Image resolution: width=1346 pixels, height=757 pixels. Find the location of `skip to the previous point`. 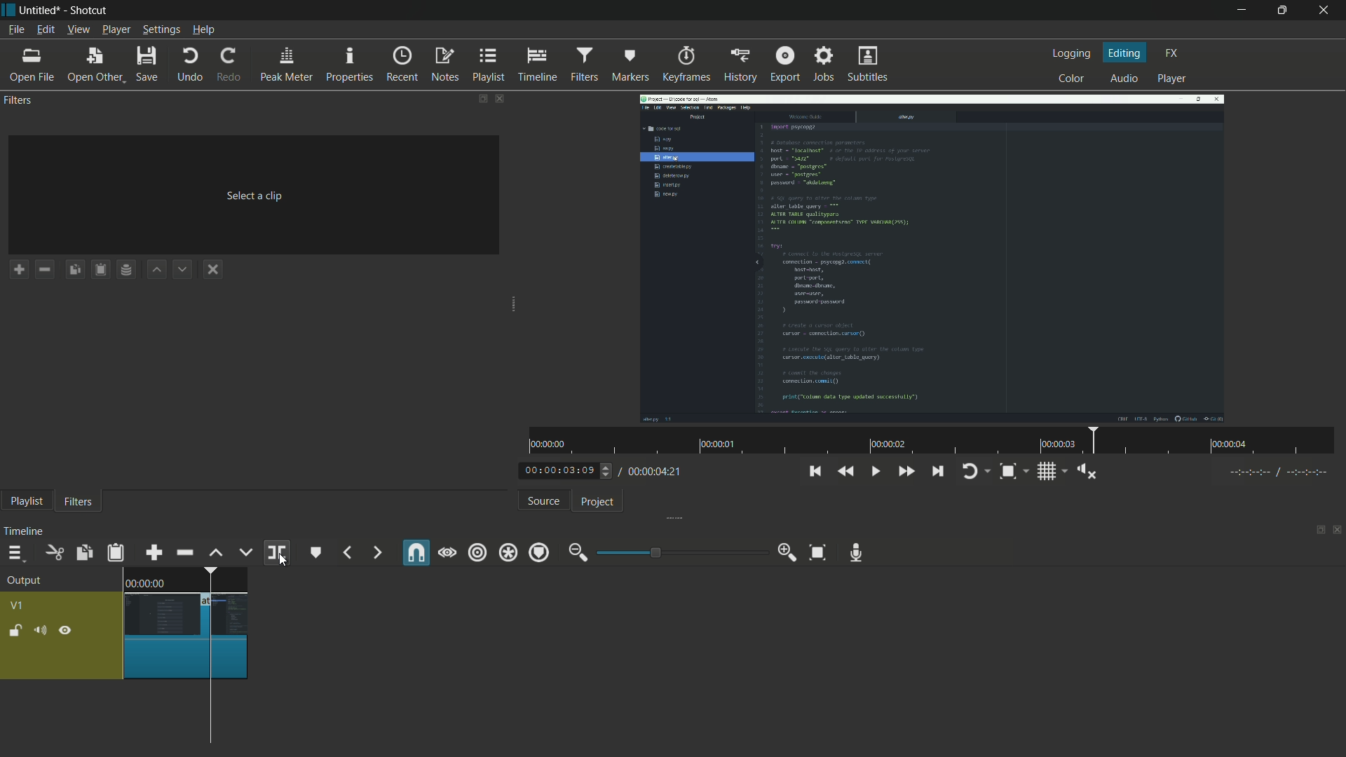

skip to the previous point is located at coordinates (819, 472).